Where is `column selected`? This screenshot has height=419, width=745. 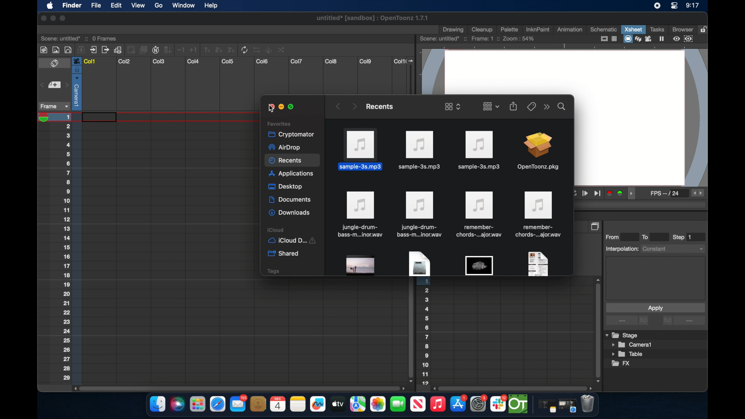 column selected is located at coordinates (76, 83).